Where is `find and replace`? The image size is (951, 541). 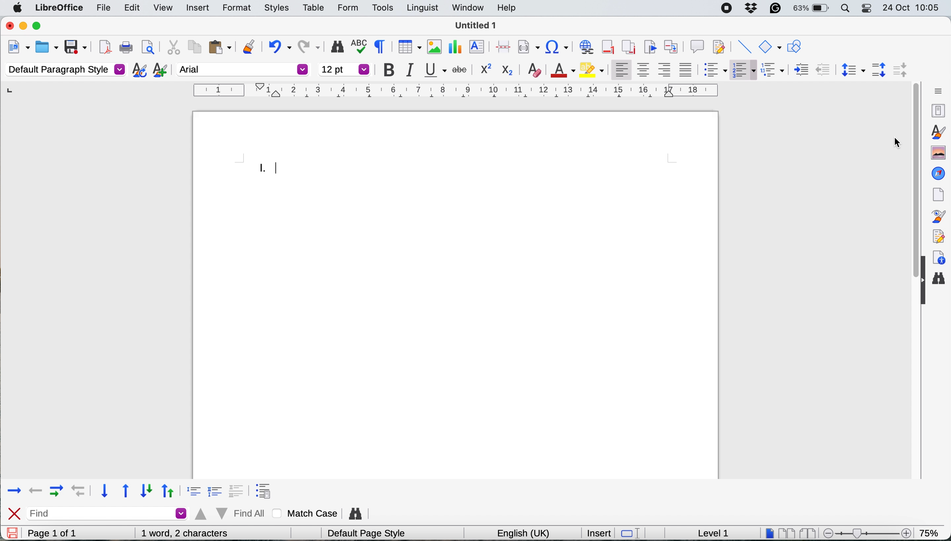
find and replace is located at coordinates (940, 280).